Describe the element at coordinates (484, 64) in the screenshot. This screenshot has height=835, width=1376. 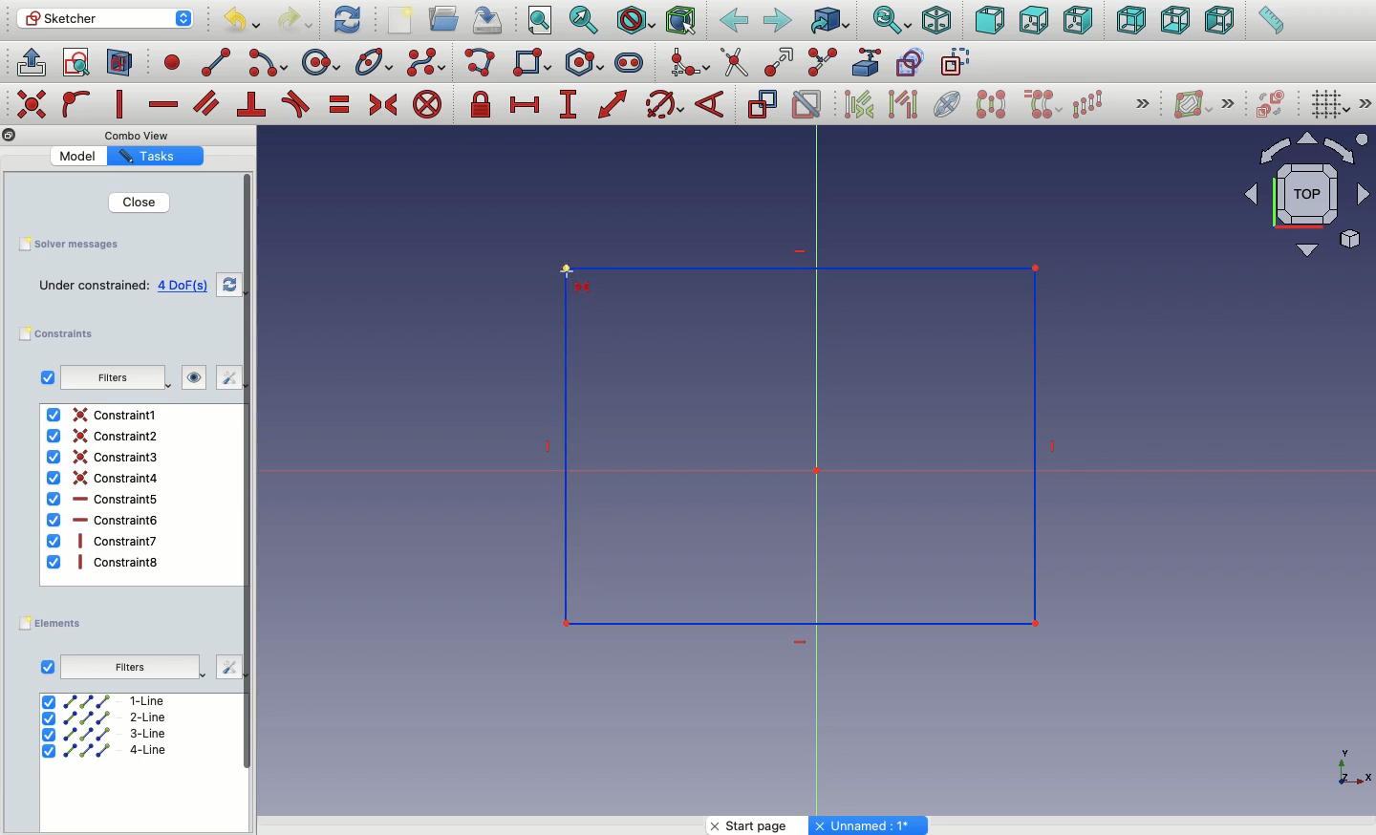
I see `Polyline` at that location.